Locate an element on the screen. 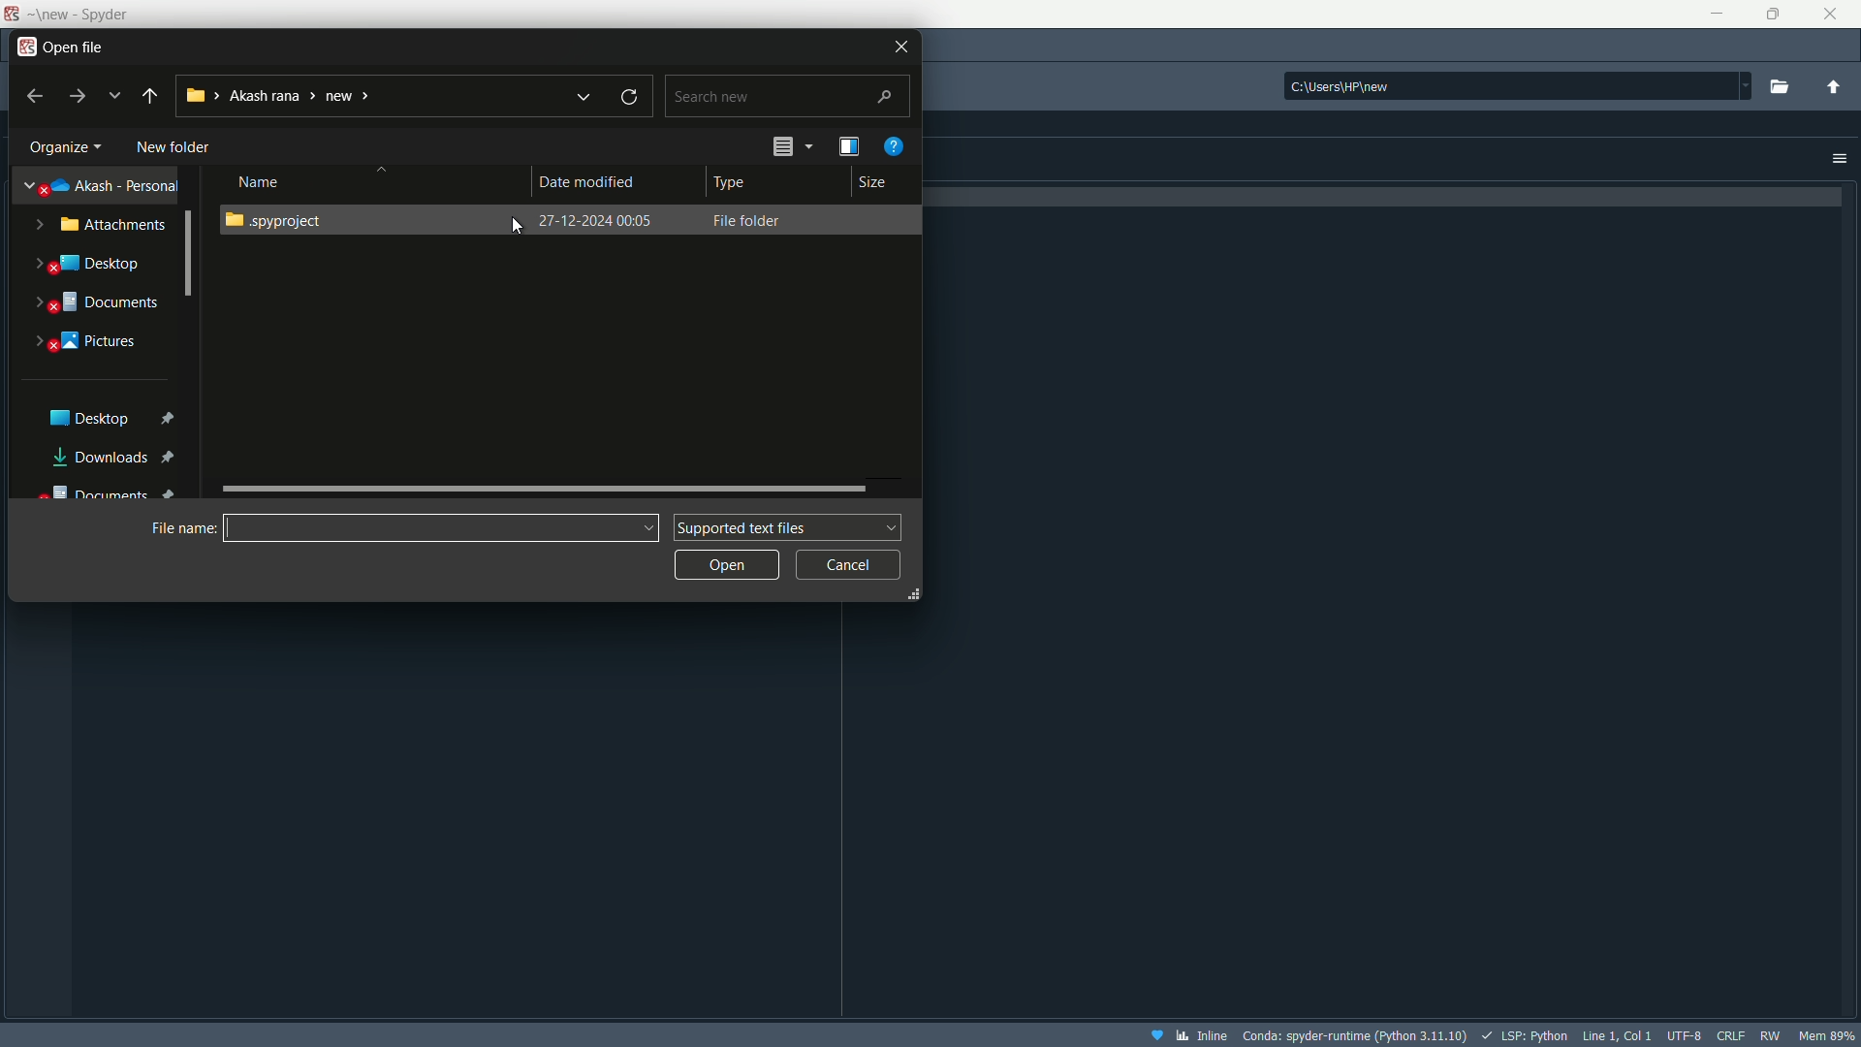 Image resolution: width=1861 pixels, height=1047 pixels. Open  is located at coordinates (725, 565).